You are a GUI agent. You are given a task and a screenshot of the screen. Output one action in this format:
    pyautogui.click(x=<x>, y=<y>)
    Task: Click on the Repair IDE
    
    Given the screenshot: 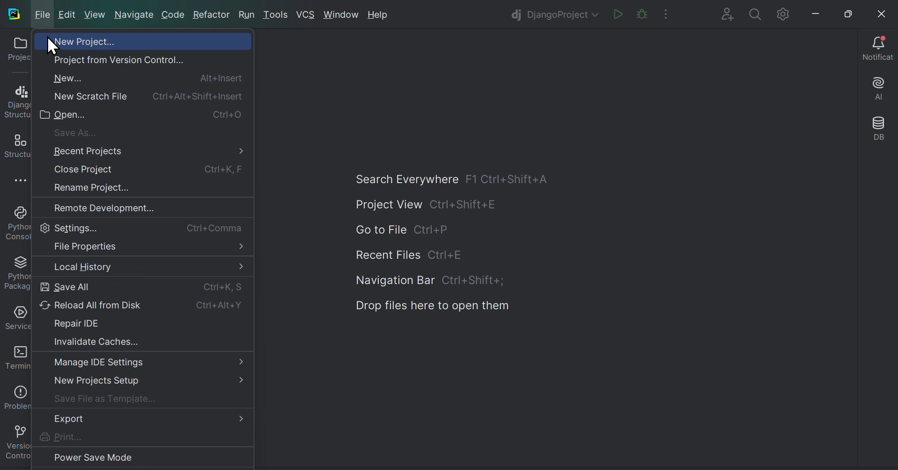 What is the action you would take?
    pyautogui.click(x=82, y=323)
    